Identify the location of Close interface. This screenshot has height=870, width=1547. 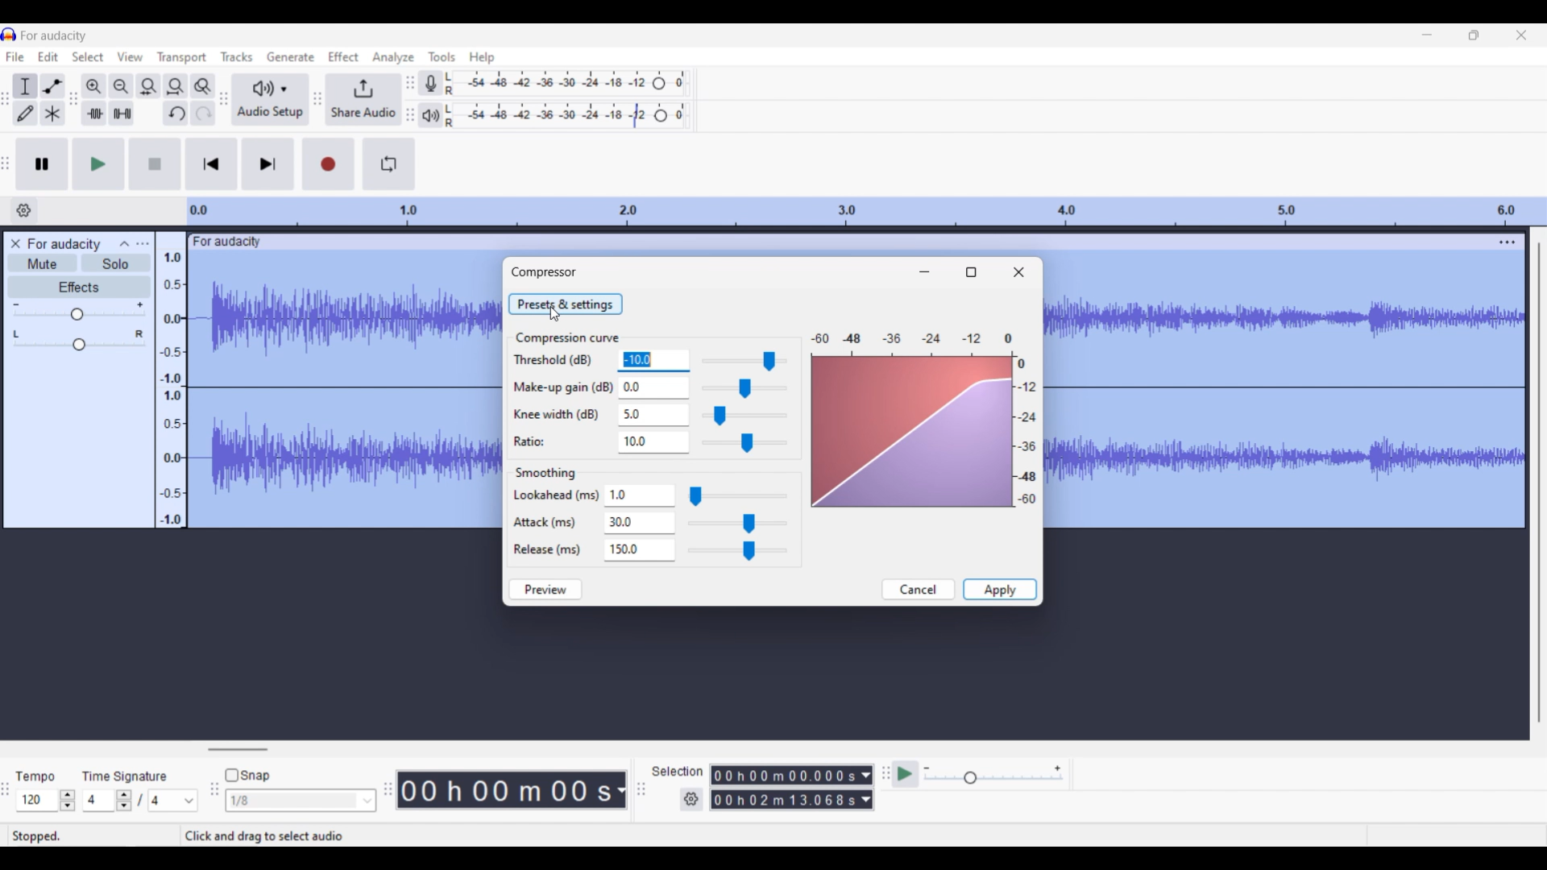
(1522, 35).